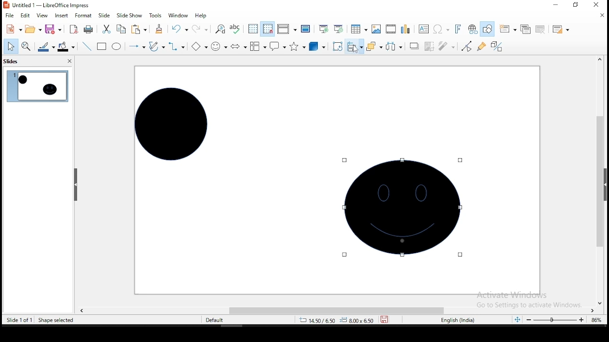  Describe the element at coordinates (177, 46) in the screenshot. I see `connectors` at that location.